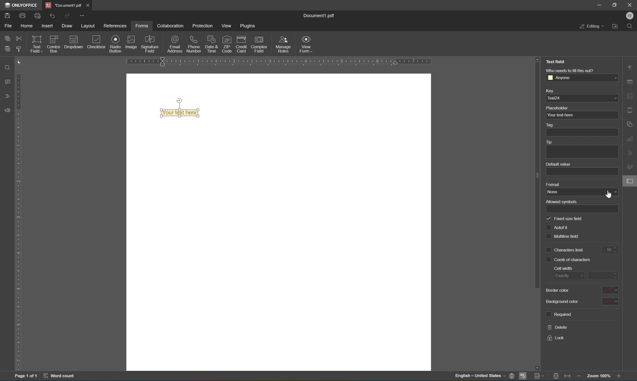 This screenshot has width=637, height=381. What do you see at coordinates (582, 132) in the screenshot?
I see `add tag` at bounding box center [582, 132].